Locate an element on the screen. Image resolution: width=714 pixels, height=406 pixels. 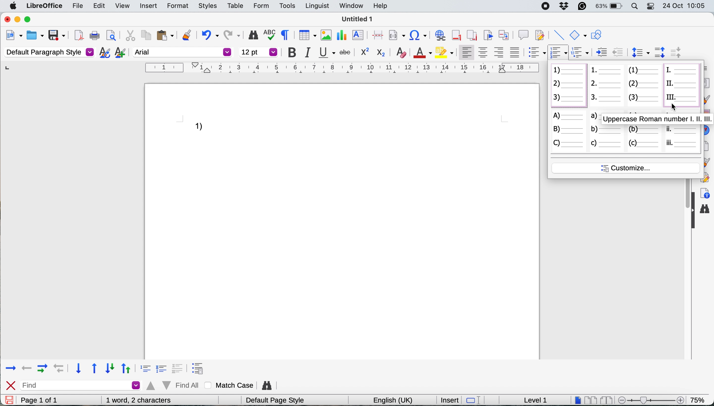
bold is located at coordinates (294, 53).